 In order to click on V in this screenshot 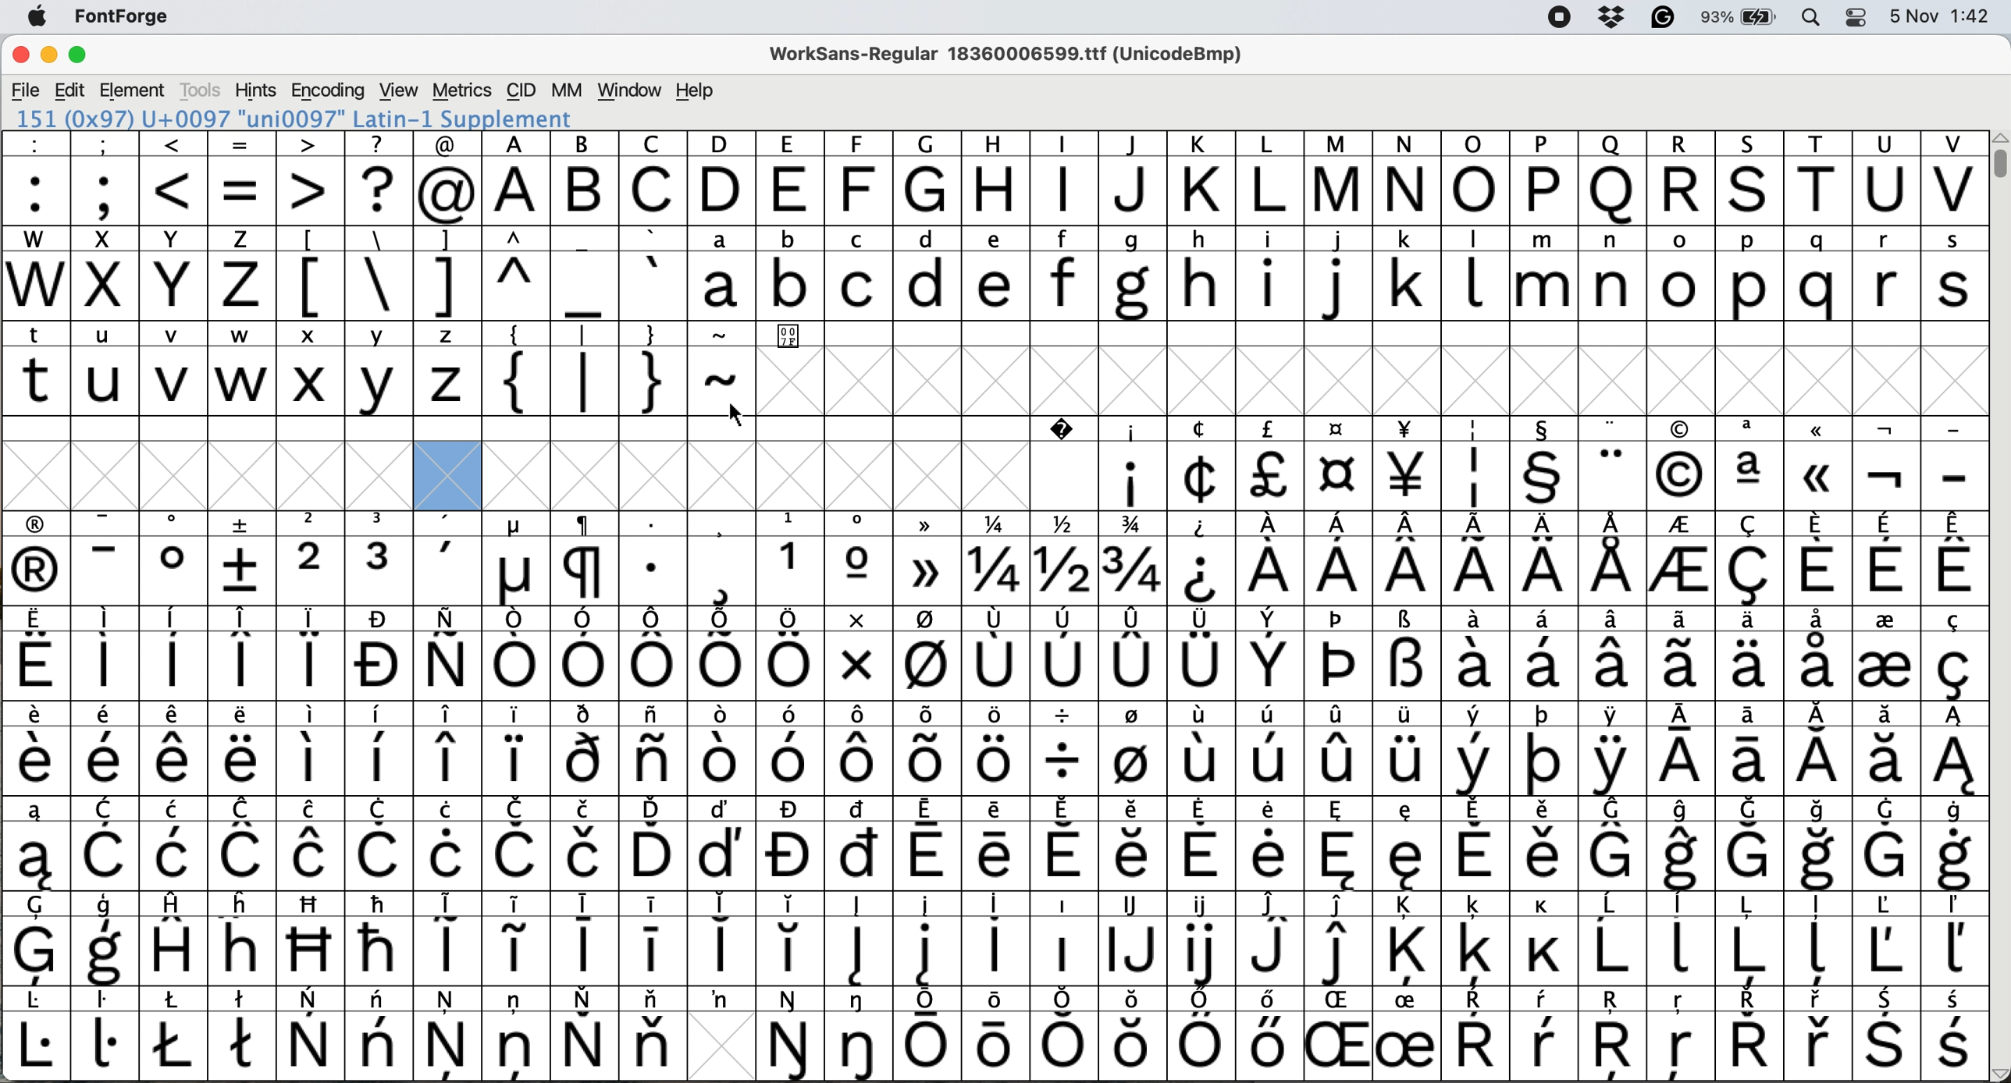, I will do `click(1954, 179)`.